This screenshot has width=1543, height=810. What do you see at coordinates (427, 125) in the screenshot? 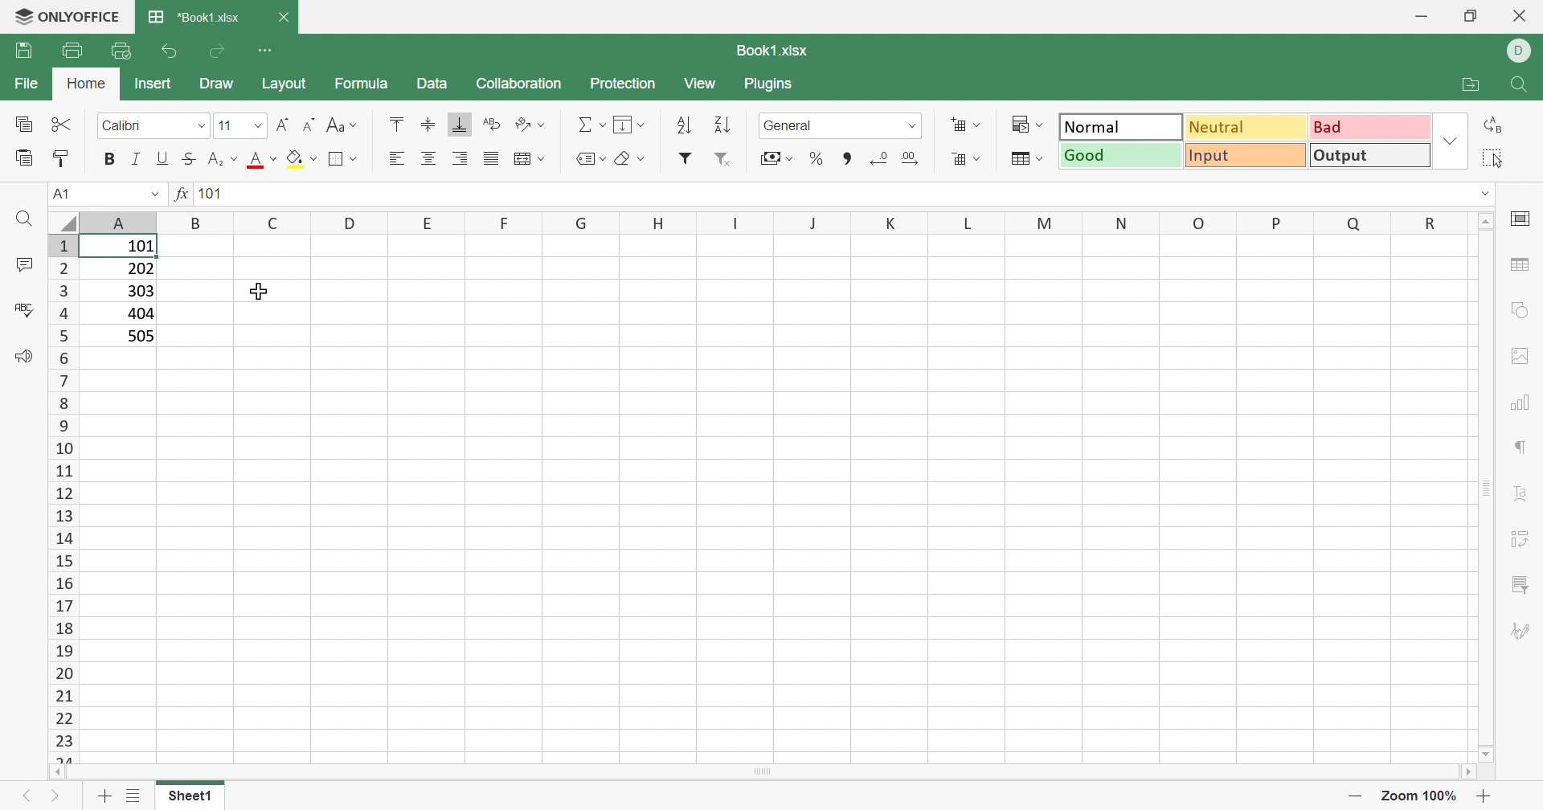
I see `Align Middle` at bounding box center [427, 125].